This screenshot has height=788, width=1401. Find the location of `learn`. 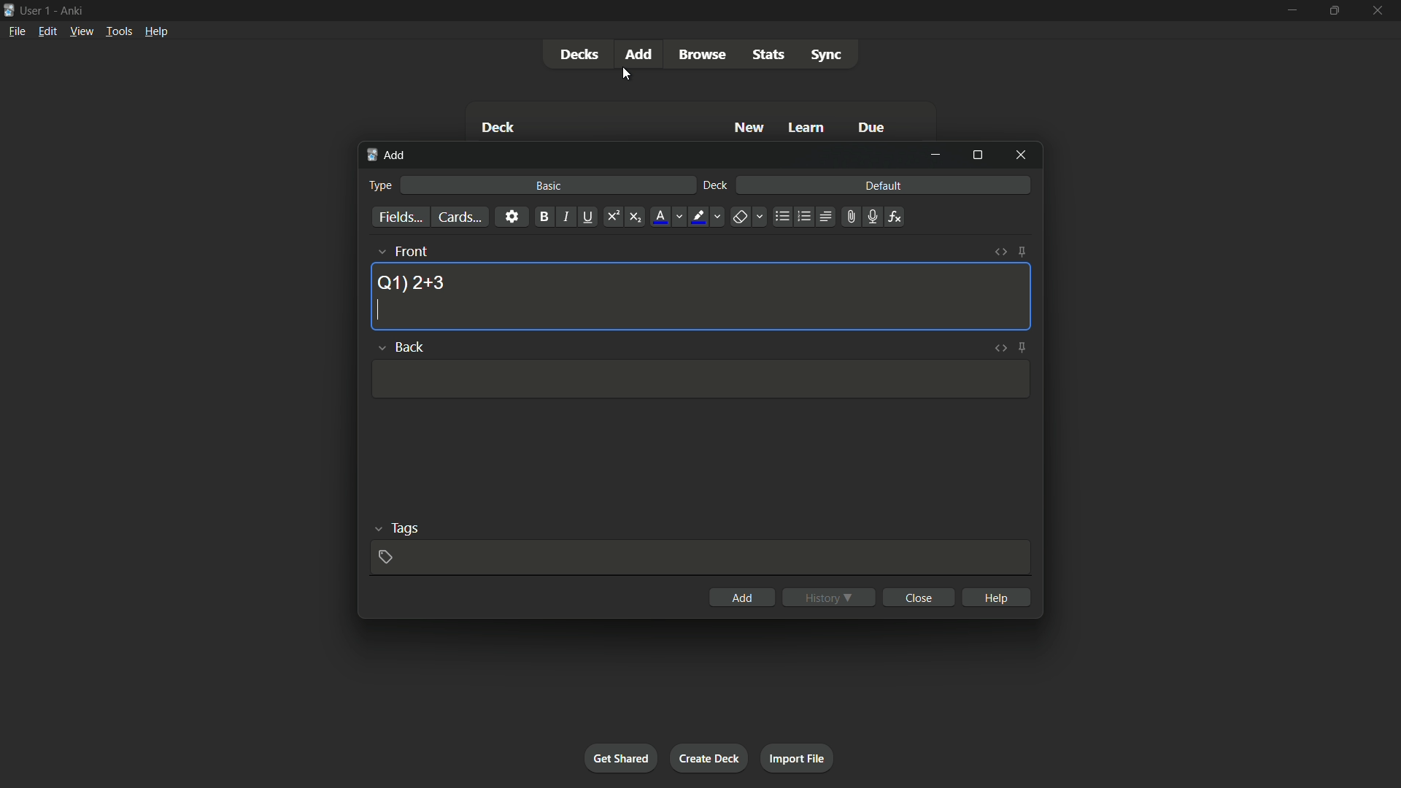

learn is located at coordinates (806, 128).